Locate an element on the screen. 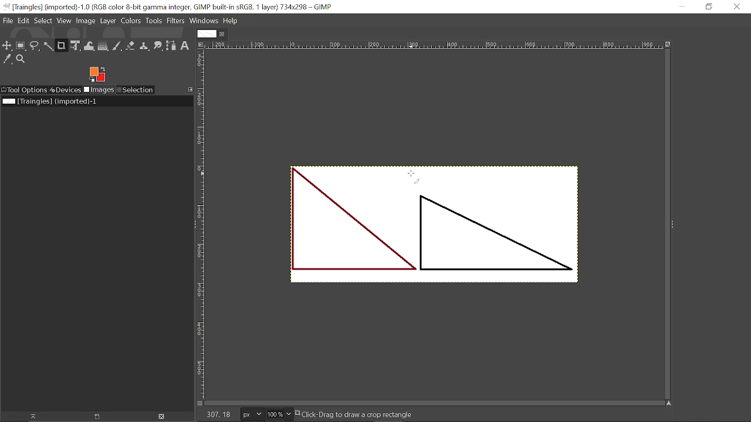 This screenshot has height=422, width=751. Wrap text tool is located at coordinates (90, 46).